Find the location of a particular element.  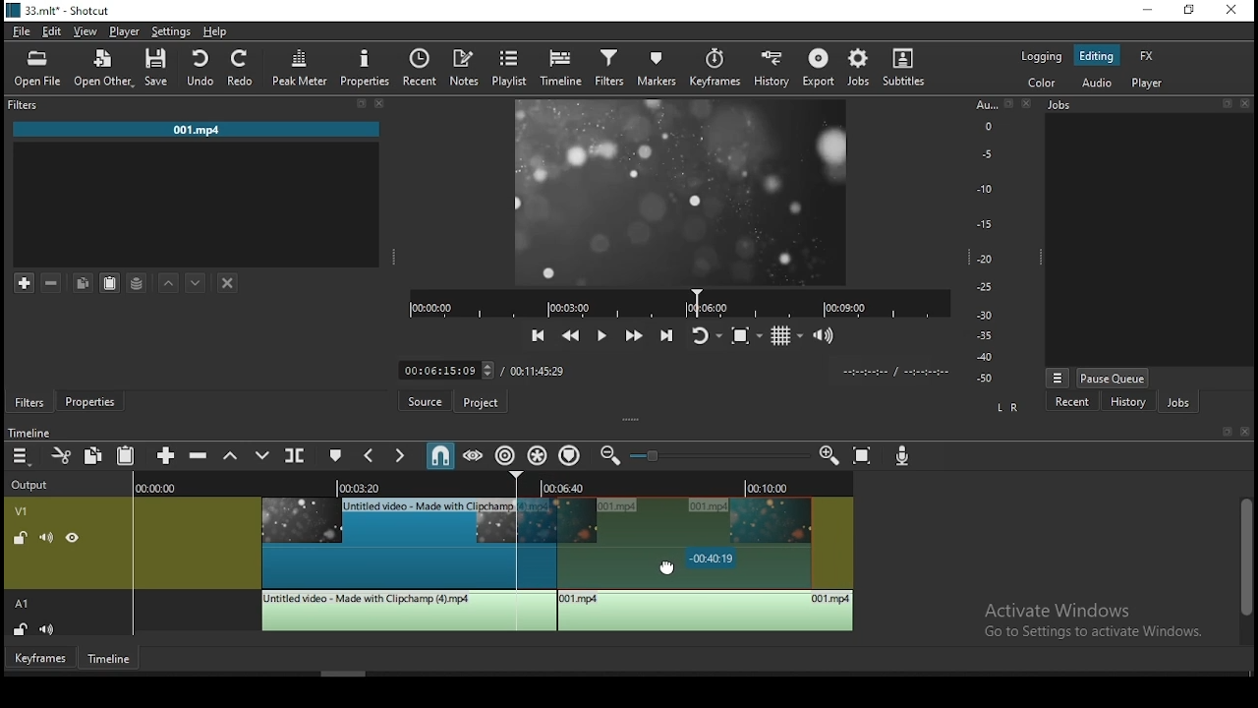

project is located at coordinates (478, 403).